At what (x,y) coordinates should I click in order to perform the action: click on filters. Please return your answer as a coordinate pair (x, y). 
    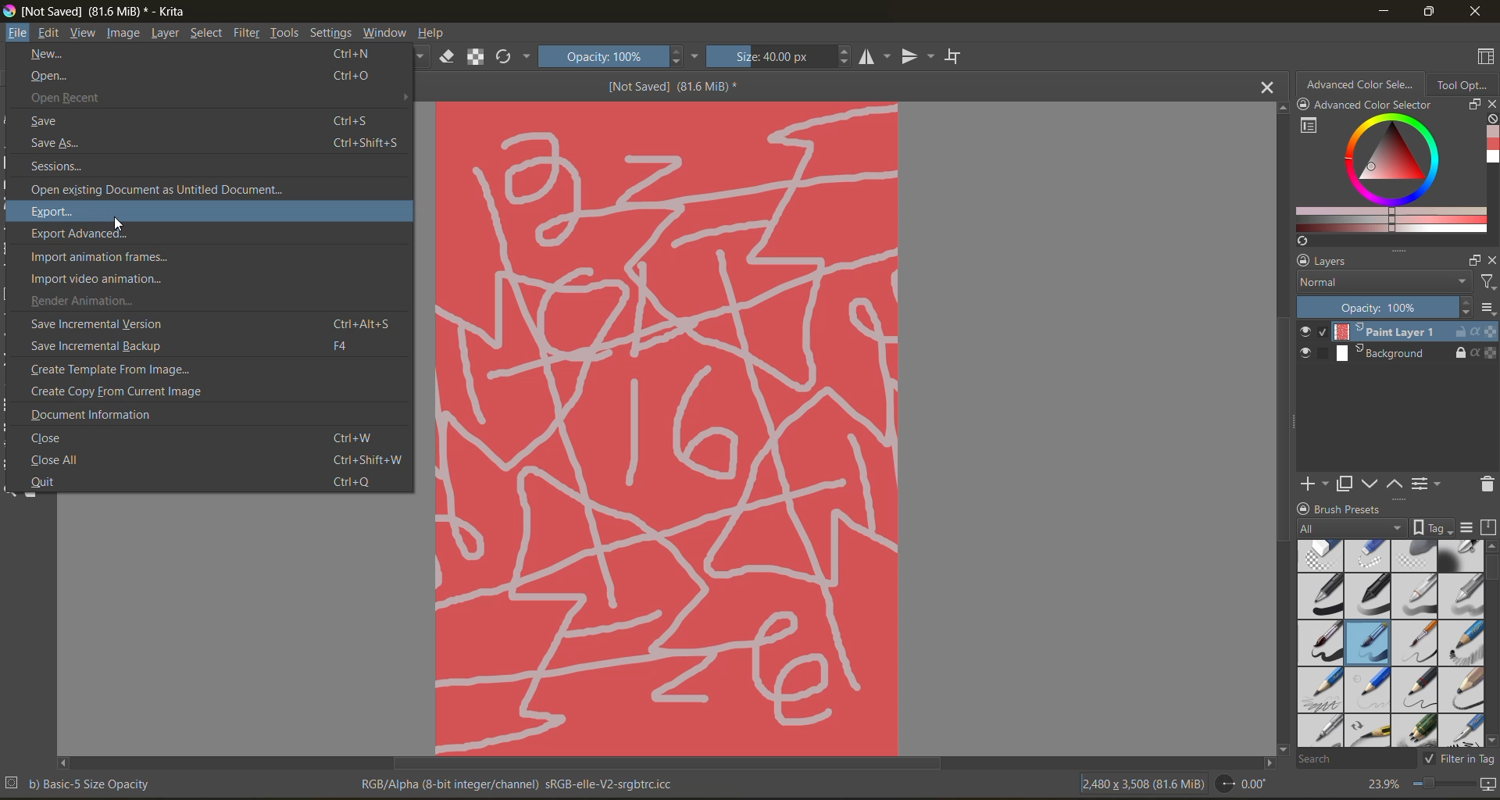
    Looking at the image, I should click on (1487, 283).